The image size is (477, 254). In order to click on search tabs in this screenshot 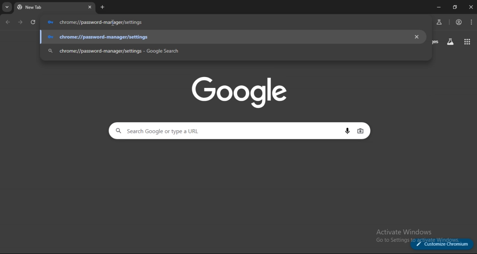, I will do `click(7, 7)`.